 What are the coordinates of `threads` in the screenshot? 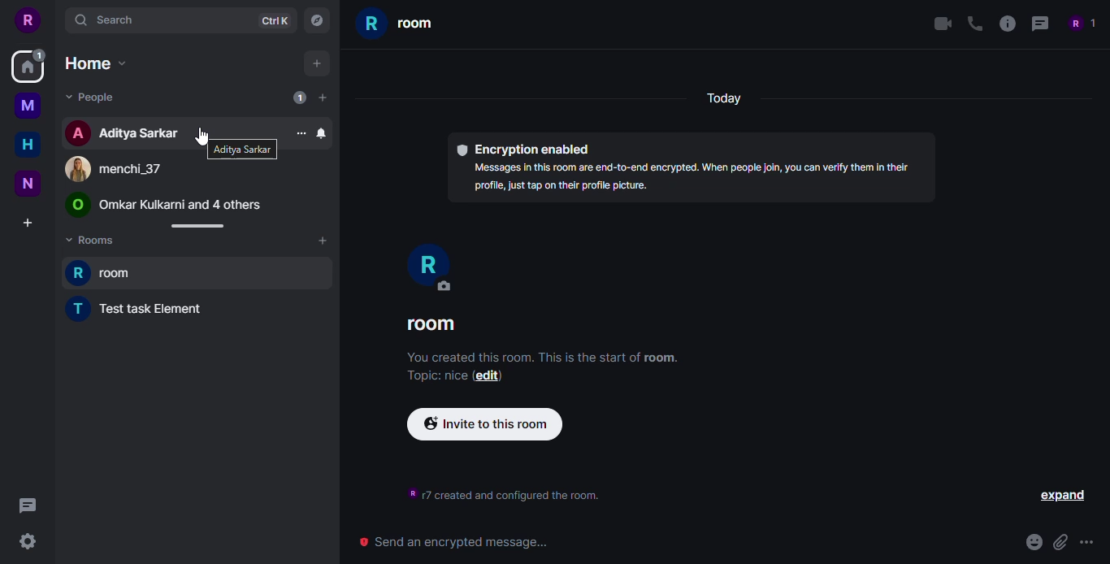 It's located at (1039, 24).